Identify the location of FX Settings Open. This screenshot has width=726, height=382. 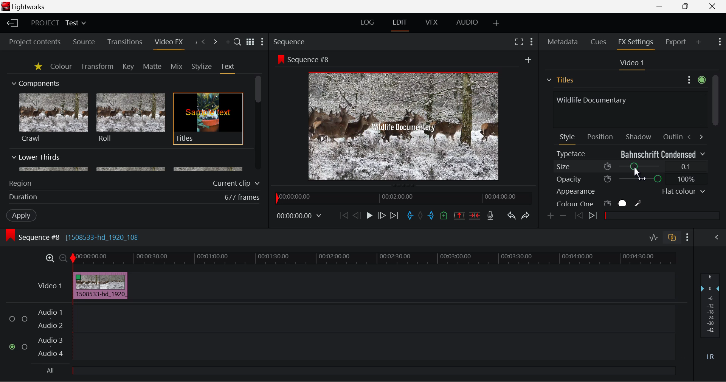
(637, 43).